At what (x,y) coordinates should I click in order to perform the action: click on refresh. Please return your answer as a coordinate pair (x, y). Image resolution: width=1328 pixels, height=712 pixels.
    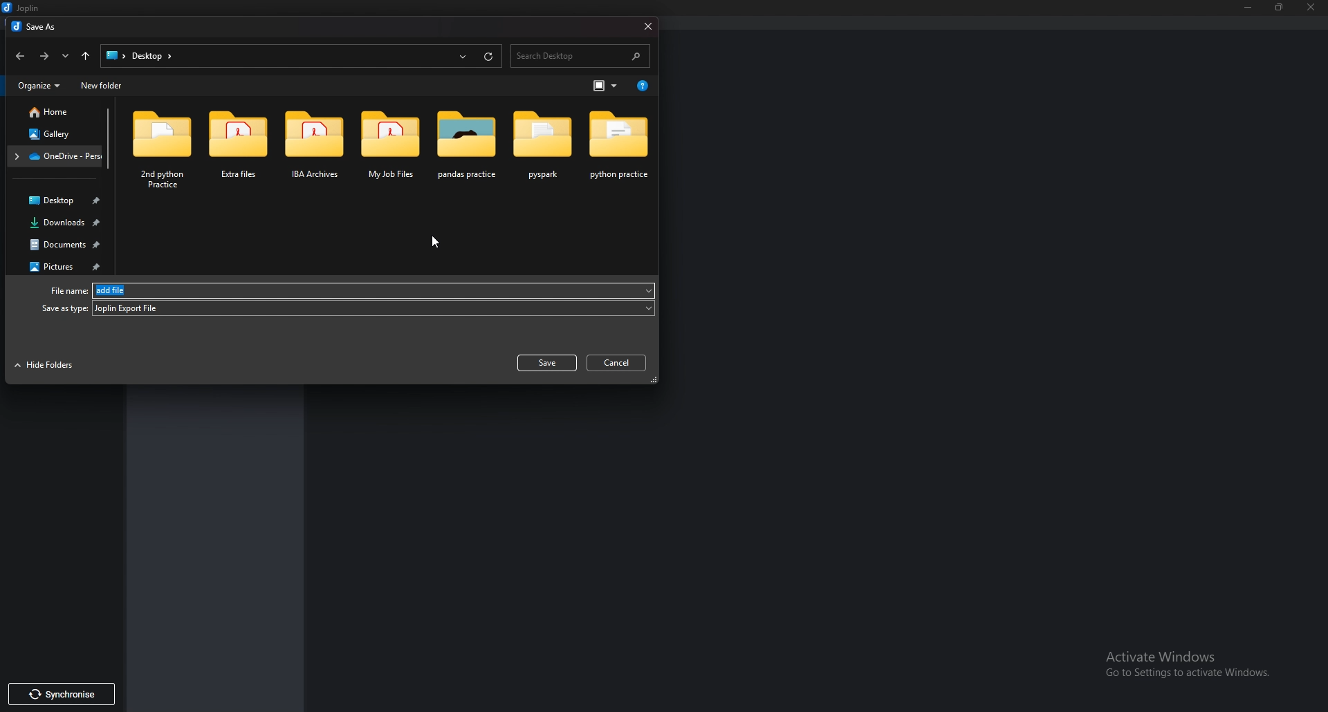
    Looking at the image, I should click on (490, 57).